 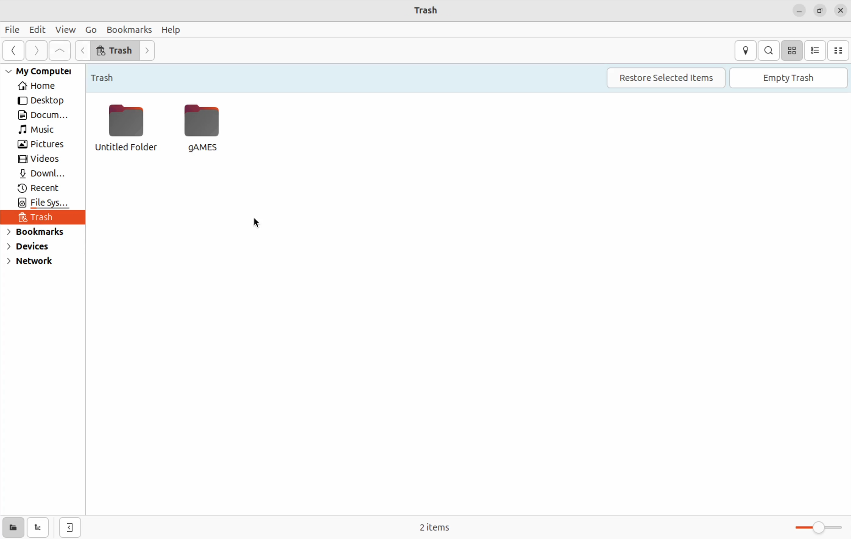 I want to click on Empty trash, so click(x=791, y=77).